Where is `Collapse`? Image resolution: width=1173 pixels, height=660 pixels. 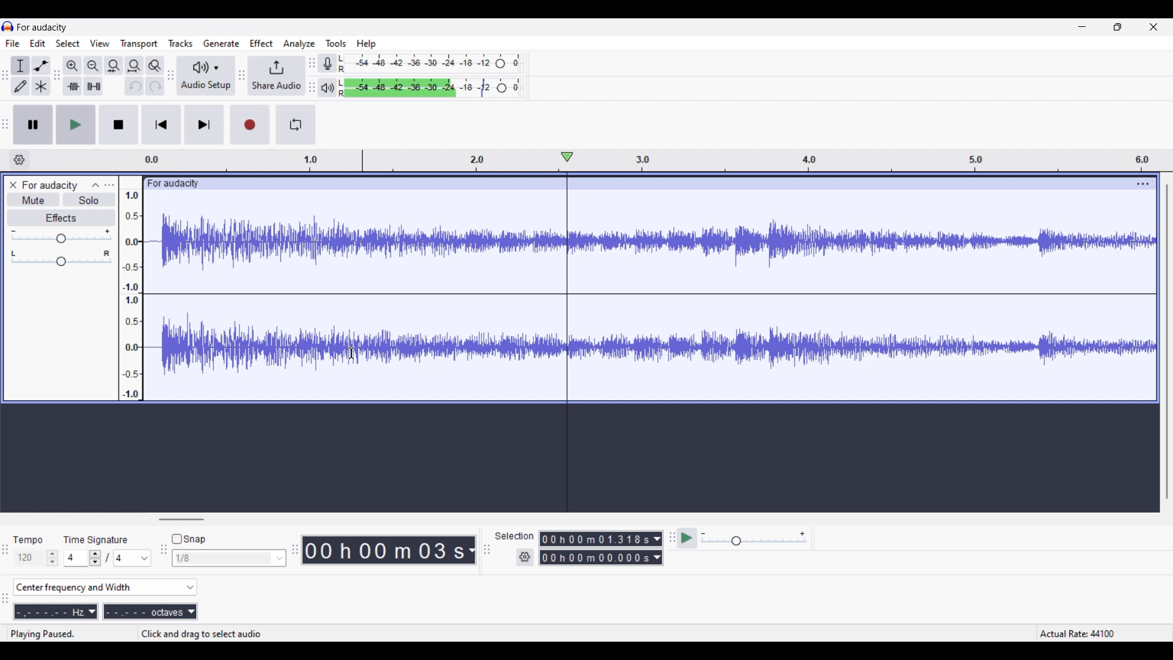 Collapse is located at coordinates (96, 185).